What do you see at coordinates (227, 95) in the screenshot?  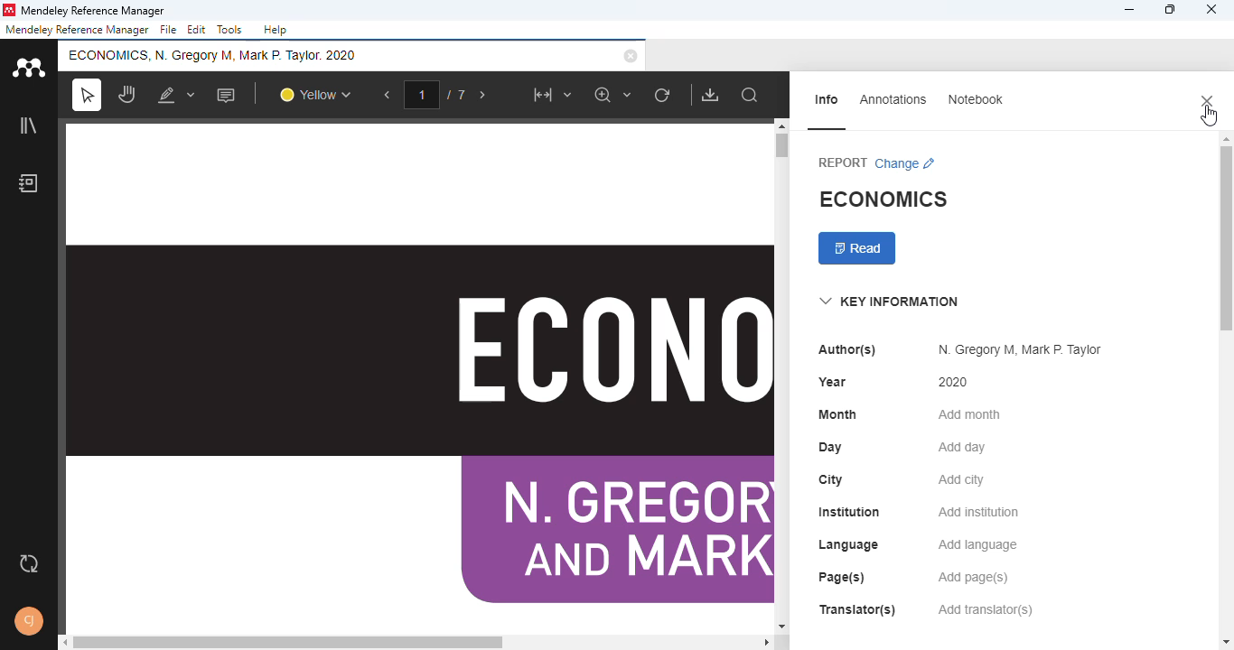 I see `sticky note` at bounding box center [227, 95].